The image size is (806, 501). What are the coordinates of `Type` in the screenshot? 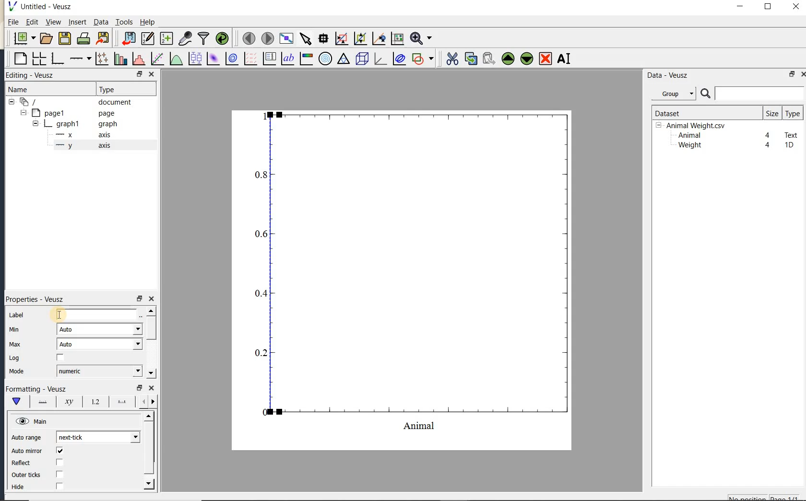 It's located at (124, 88).